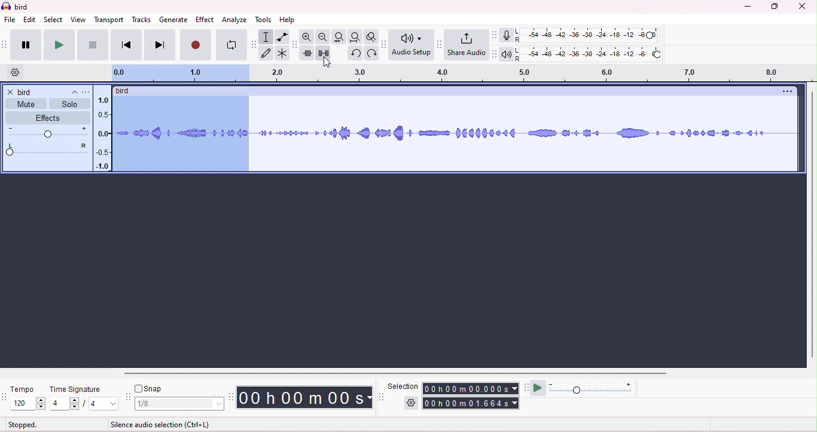 Image resolution: width=817 pixels, height=432 pixels. Describe the element at coordinates (126, 45) in the screenshot. I see `previous` at that location.